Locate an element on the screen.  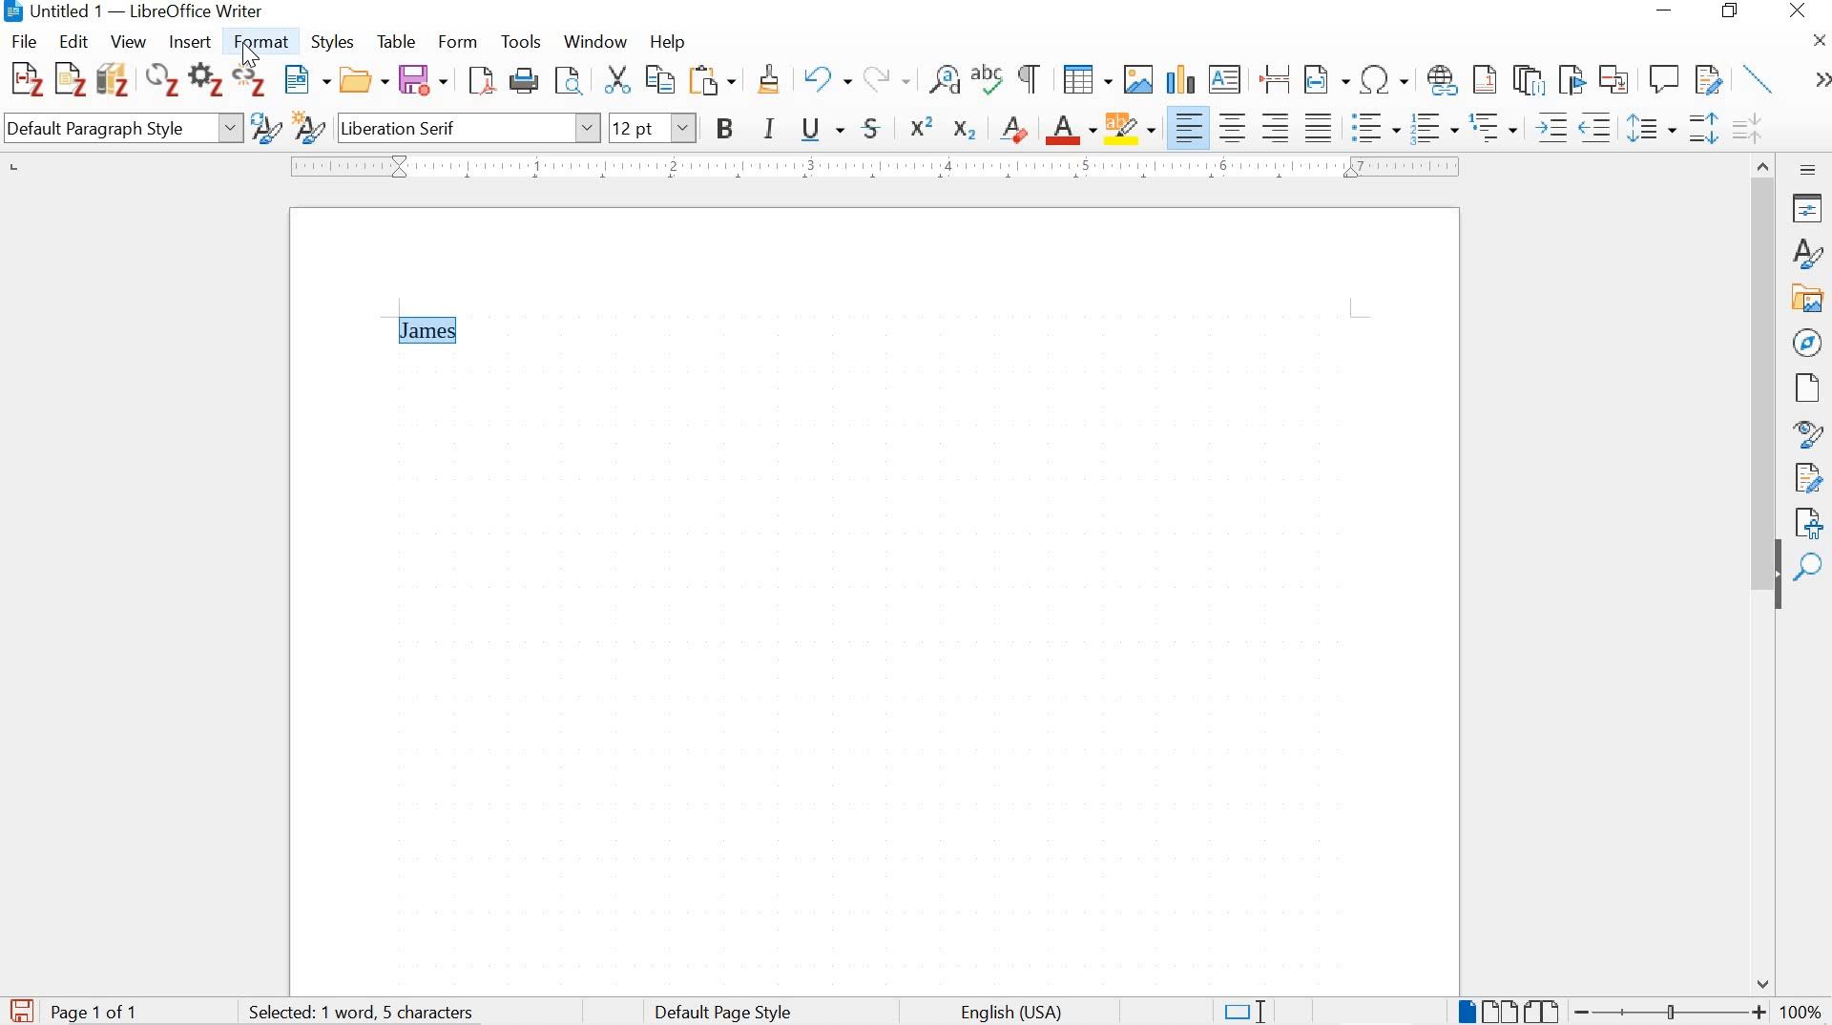
form is located at coordinates (459, 41).